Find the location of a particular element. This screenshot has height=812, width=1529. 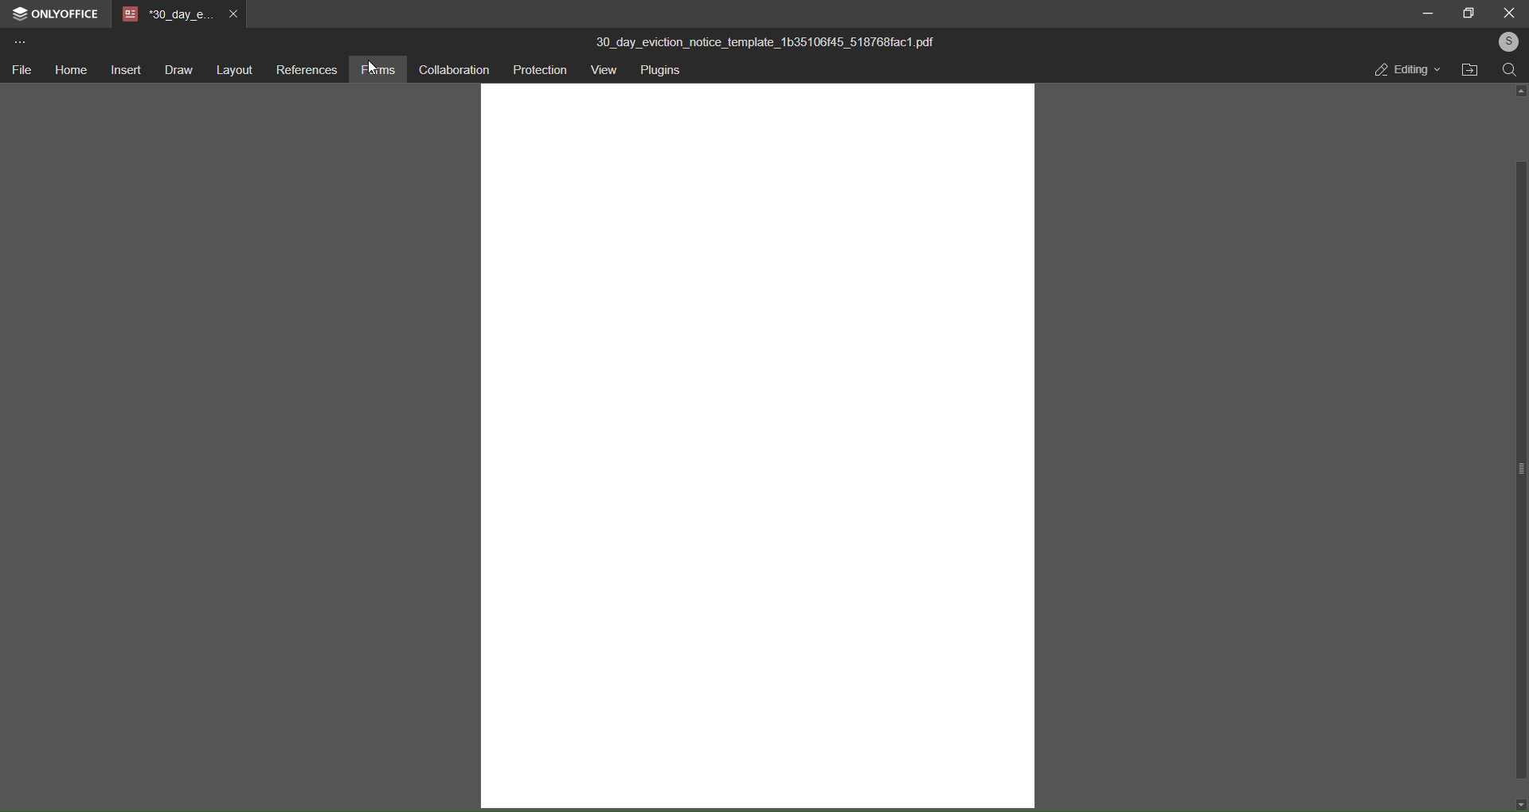

layout is located at coordinates (233, 69).